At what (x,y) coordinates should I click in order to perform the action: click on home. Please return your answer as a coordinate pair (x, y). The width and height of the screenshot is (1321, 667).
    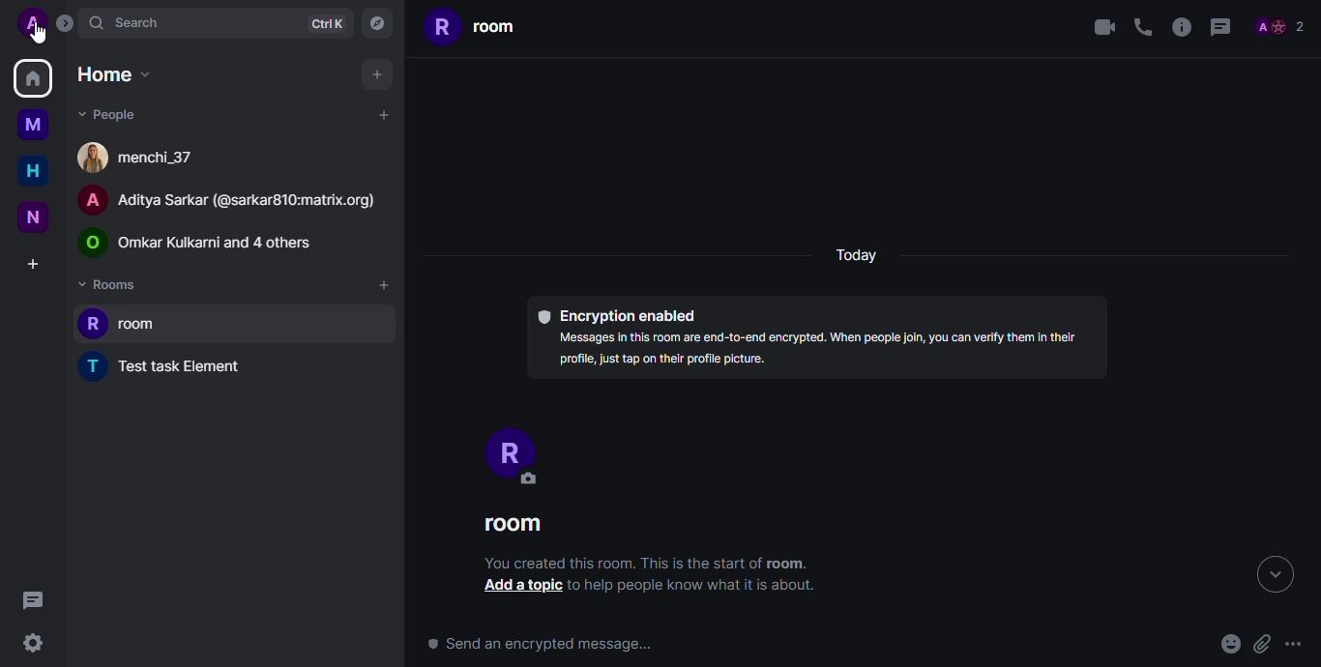
    Looking at the image, I should click on (117, 76).